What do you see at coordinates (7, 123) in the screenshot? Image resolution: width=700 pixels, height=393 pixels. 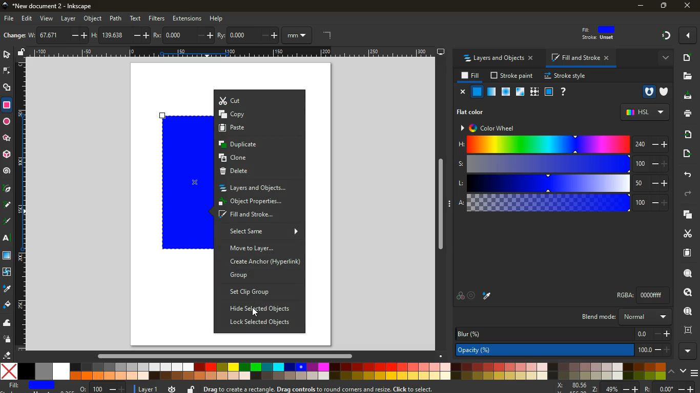 I see `` at bounding box center [7, 123].